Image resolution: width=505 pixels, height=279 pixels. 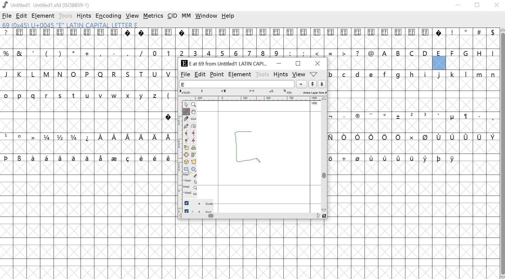 What do you see at coordinates (315, 103) in the screenshot?
I see `1000` at bounding box center [315, 103].